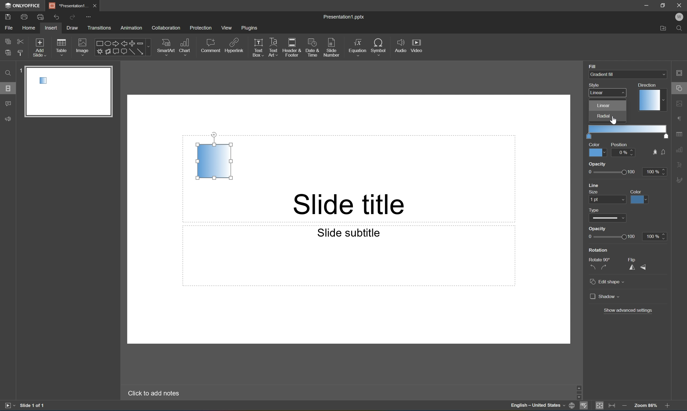 This screenshot has height=411, width=687. What do you see at coordinates (83, 46) in the screenshot?
I see `Image` at bounding box center [83, 46].